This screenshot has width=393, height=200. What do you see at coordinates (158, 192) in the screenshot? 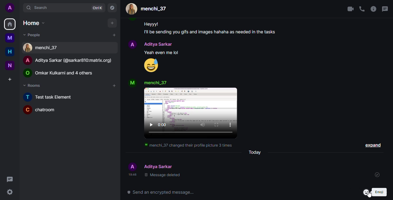
I see `send an encrypted message` at bounding box center [158, 192].